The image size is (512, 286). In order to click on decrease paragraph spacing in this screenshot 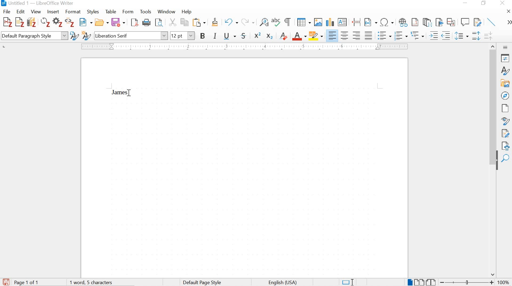, I will do `click(488, 36)`.